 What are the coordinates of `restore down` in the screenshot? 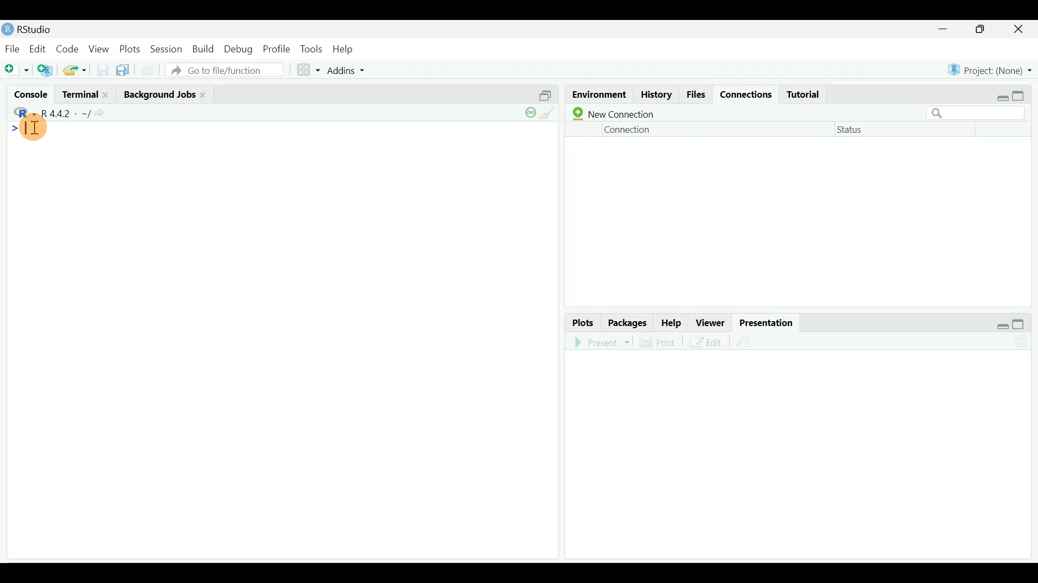 It's located at (999, 92).